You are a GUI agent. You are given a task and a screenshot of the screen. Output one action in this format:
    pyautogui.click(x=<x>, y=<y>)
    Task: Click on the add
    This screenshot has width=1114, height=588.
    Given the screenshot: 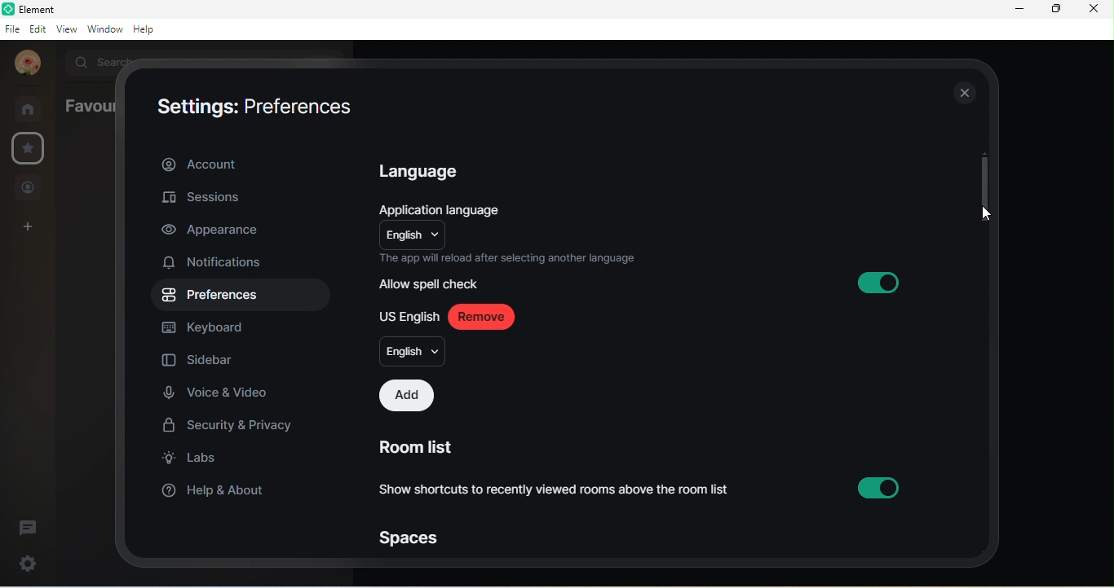 What is the action you would take?
    pyautogui.click(x=405, y=395)
    